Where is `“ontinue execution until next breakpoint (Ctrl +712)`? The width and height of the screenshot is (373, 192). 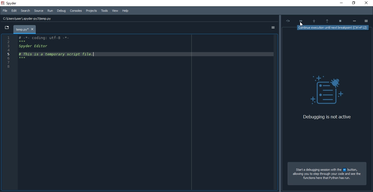 “ontinue execution until next breakpoint (Ctrl +712) is located at coordinates (332, 28).